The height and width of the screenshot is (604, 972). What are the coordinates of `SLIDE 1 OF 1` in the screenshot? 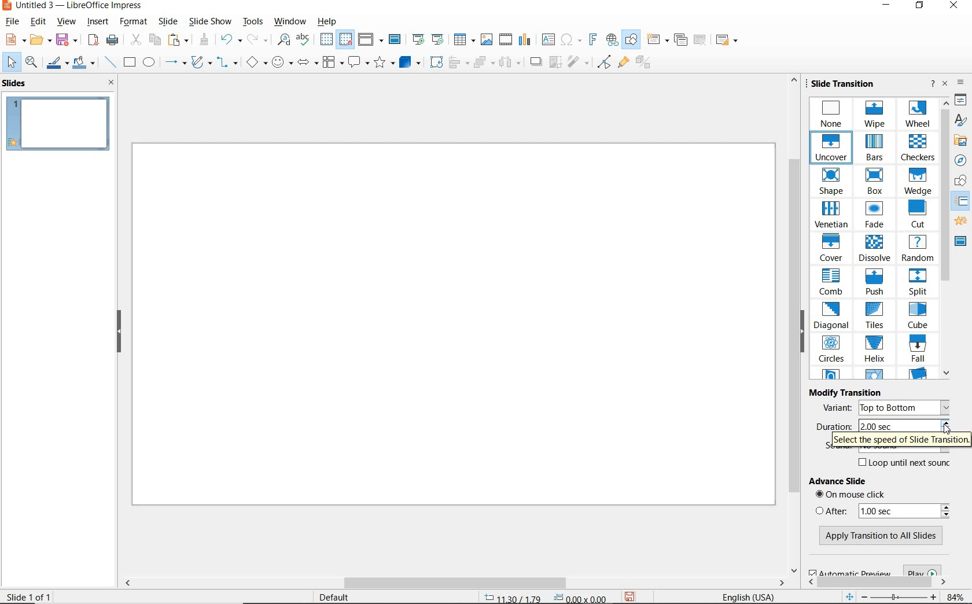 It's located at (30, 596).